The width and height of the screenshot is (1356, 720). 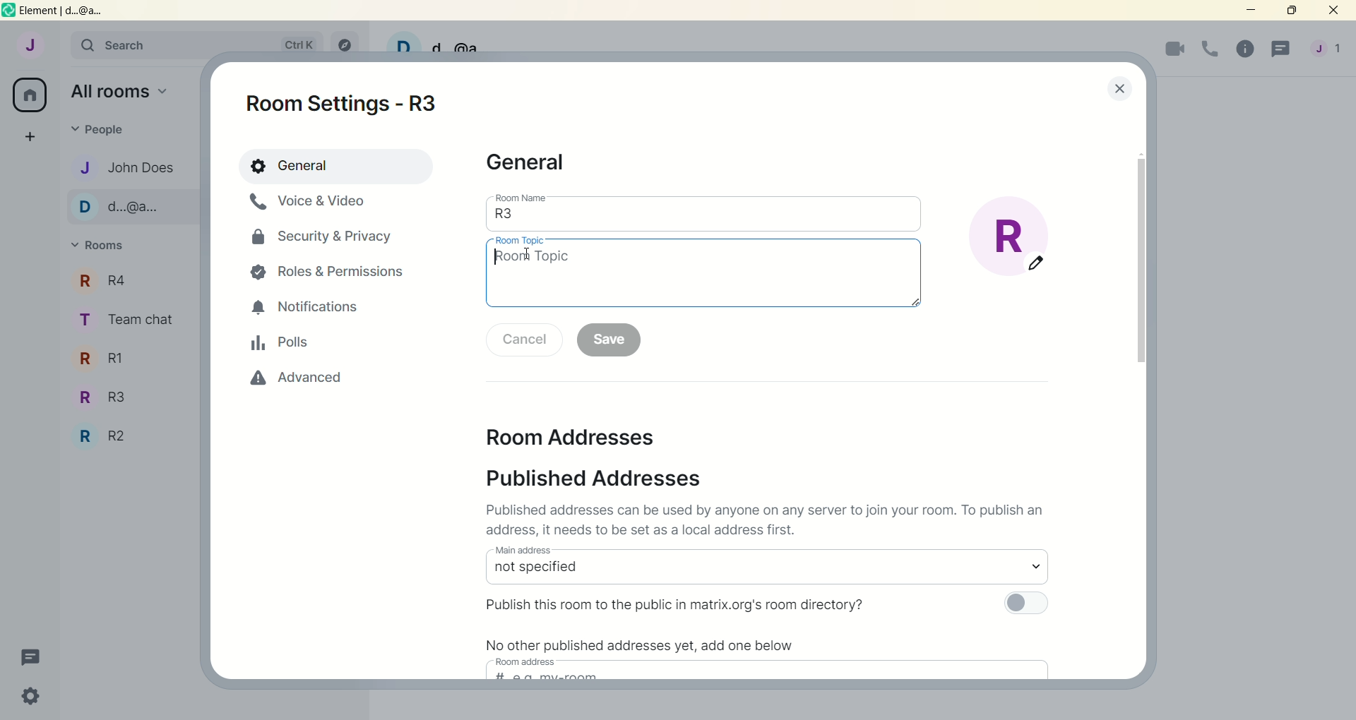 I want to click on account: John does, so click(x=31, y=48).